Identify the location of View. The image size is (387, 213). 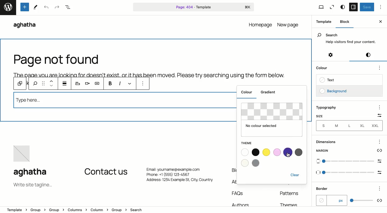
(318, 7).